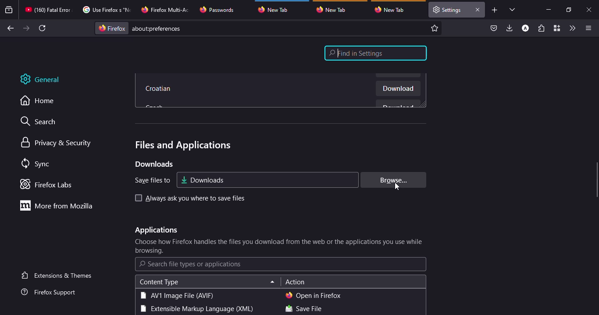 This screenshot has width=599, height=315. What do you see at coordinates (548, 9) in the screenshot?
I see `minimize` at bounding box center [548, 9].